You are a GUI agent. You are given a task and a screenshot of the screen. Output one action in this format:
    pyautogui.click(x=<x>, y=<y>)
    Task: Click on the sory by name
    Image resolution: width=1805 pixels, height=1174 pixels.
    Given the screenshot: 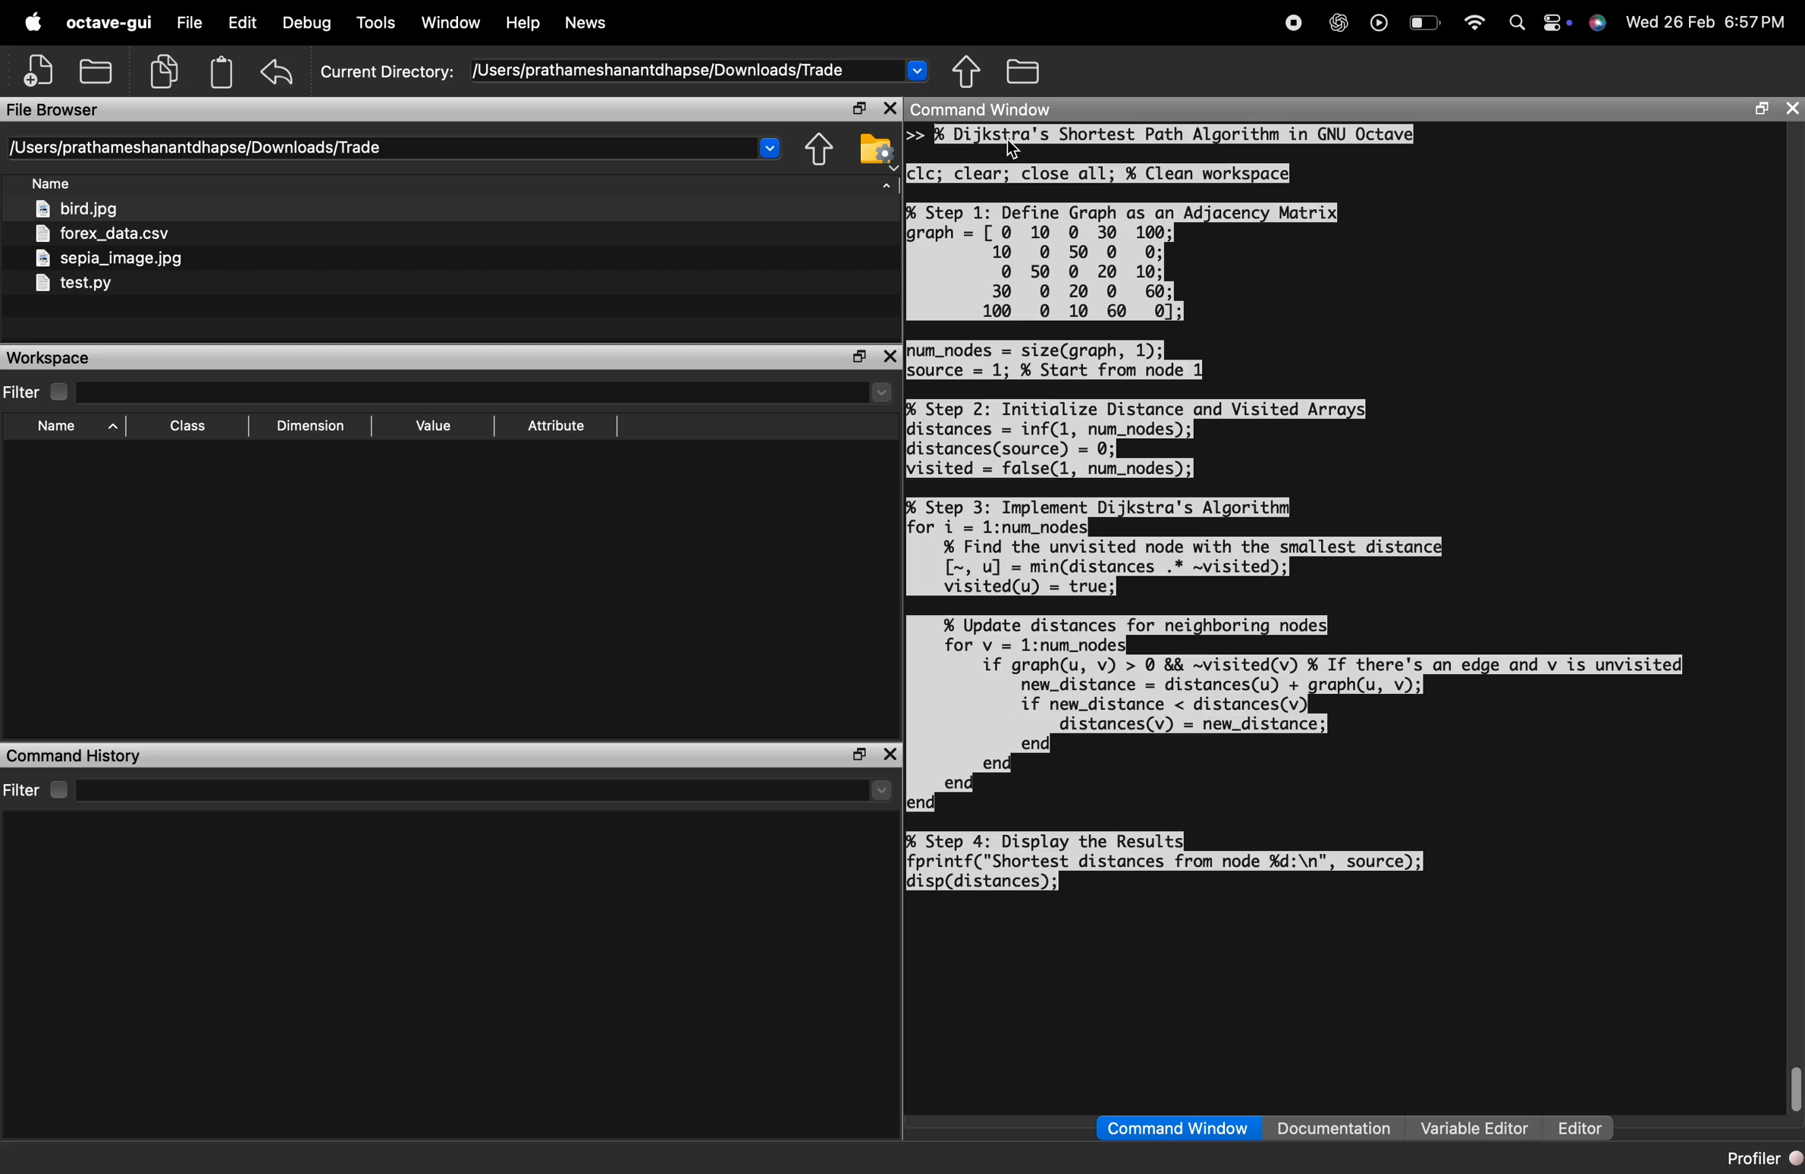 What is the action you would take?
    pyautogui.click(x=80, y=427)
    